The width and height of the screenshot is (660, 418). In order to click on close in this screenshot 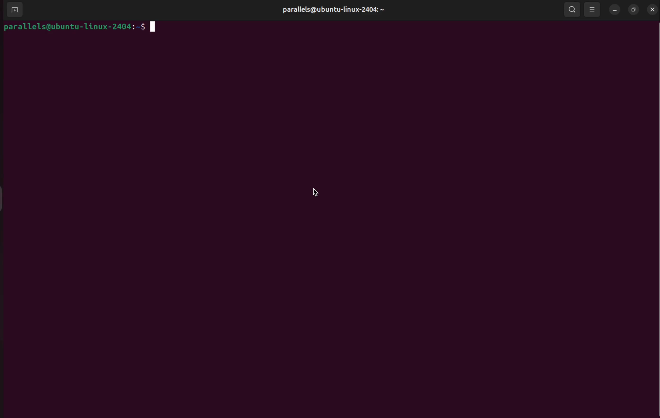, I will do `click(651, 9)`.